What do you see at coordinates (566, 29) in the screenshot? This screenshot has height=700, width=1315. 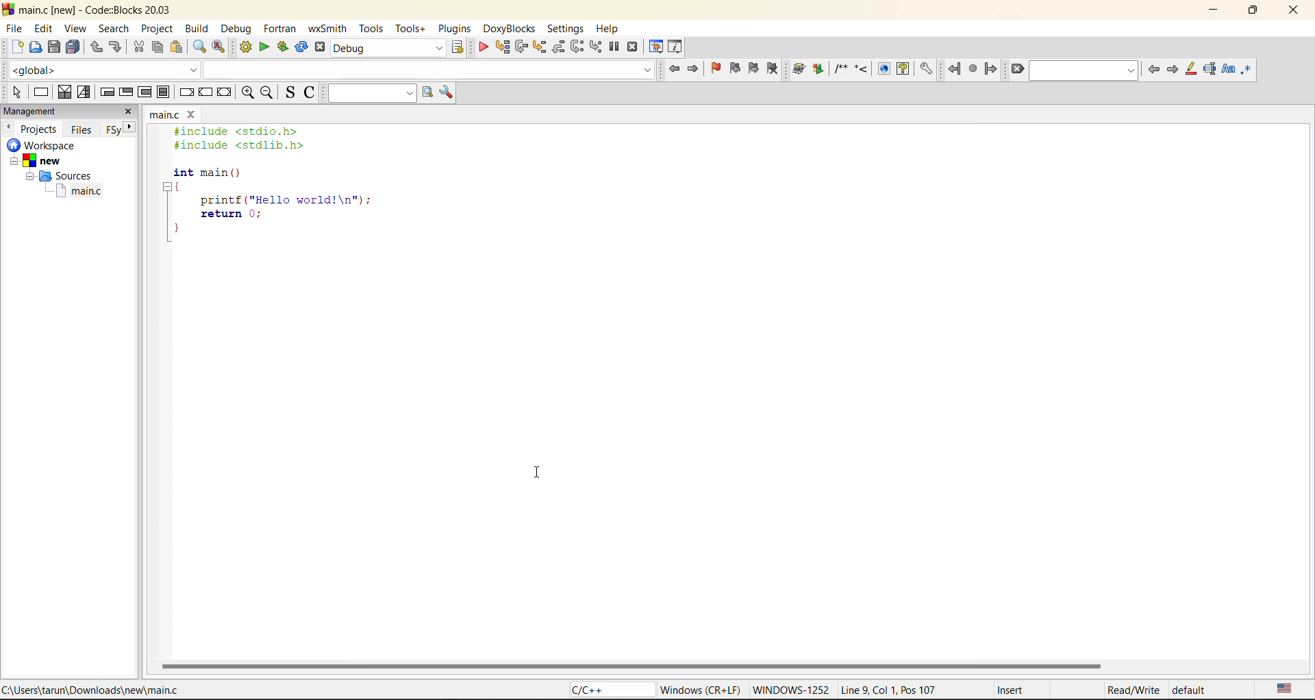 I see `settings` at bounding box center [566, 29].